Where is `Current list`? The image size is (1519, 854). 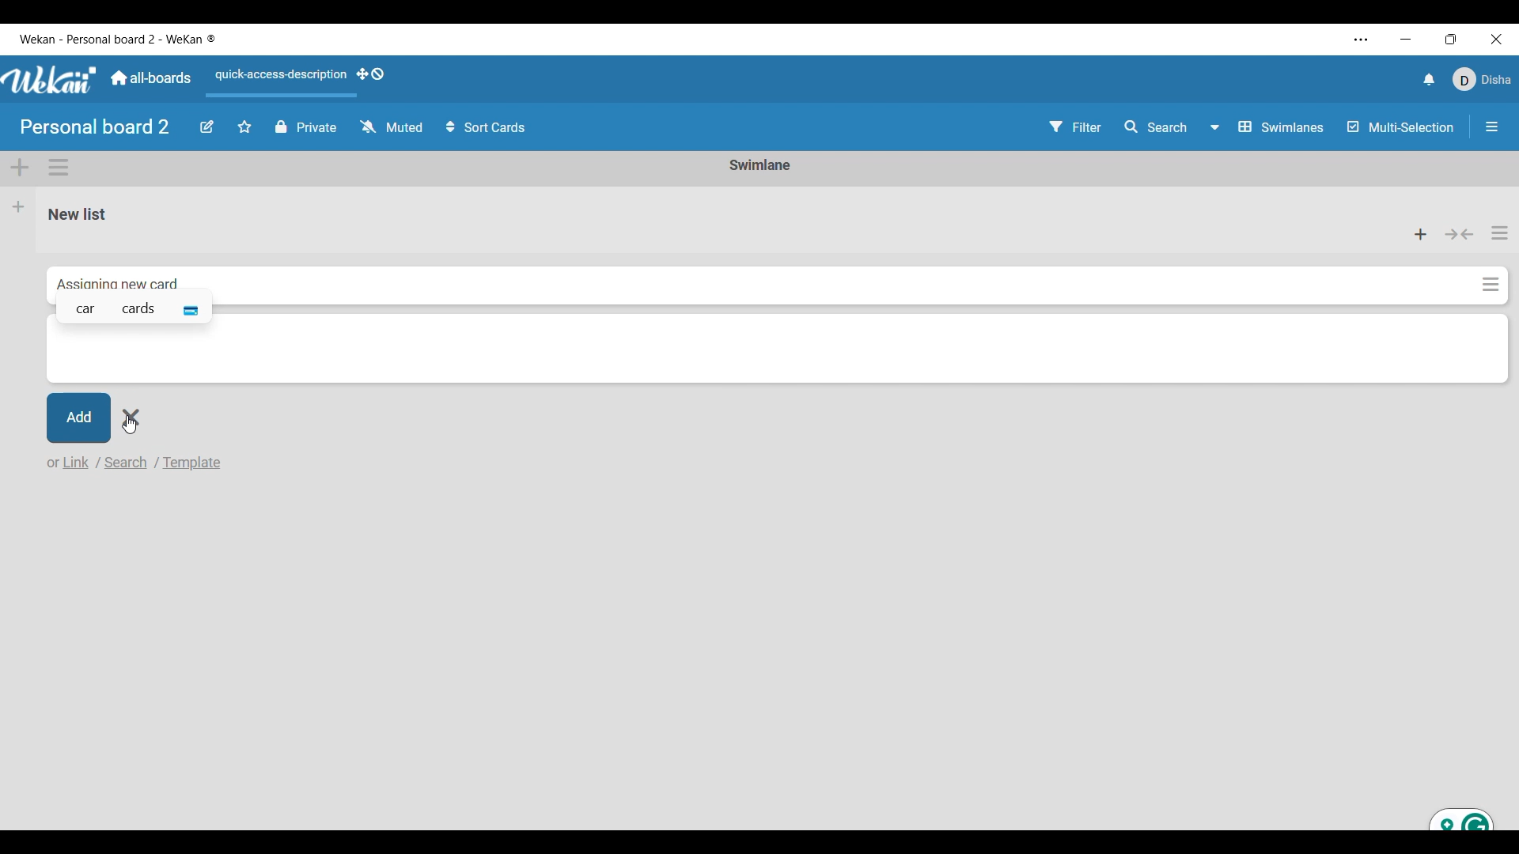
Current list is located at coordinates (706, 213).